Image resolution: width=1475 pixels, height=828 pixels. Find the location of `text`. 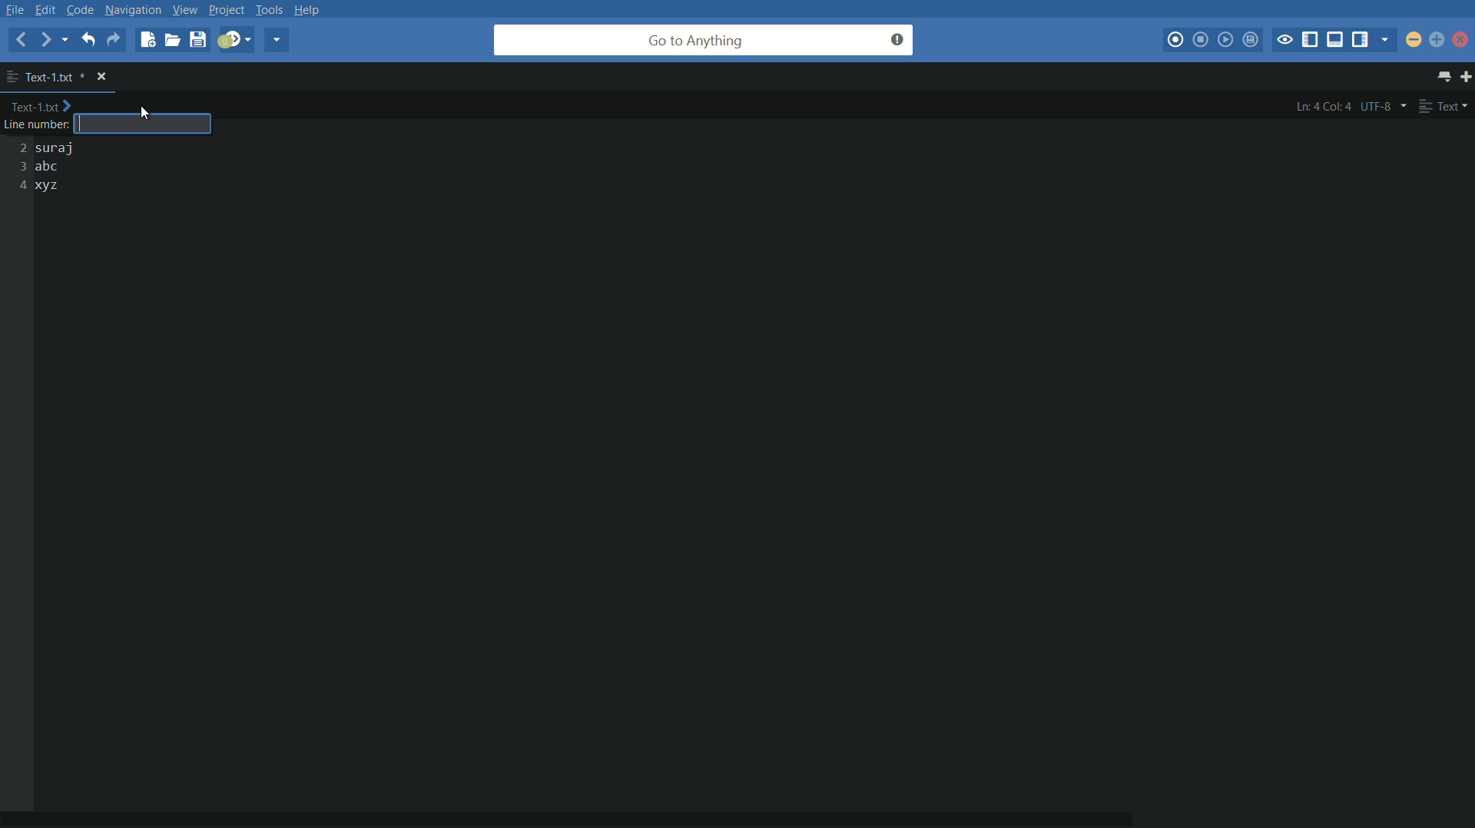

text is located at coordinates (1444, 107).